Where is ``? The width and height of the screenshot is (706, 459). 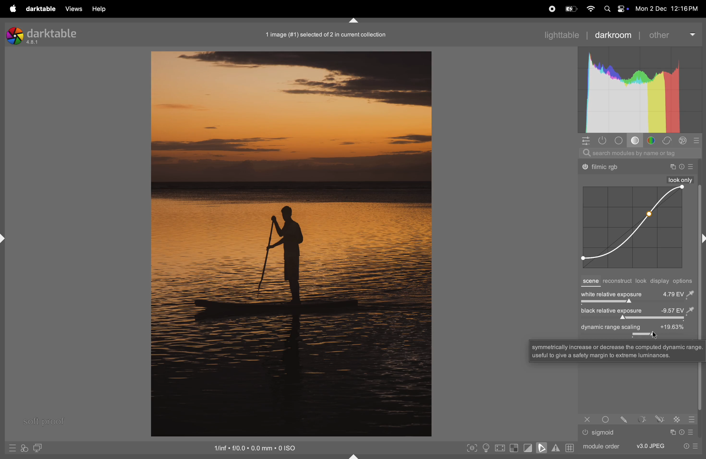
 is located at coordinates (587, 419).